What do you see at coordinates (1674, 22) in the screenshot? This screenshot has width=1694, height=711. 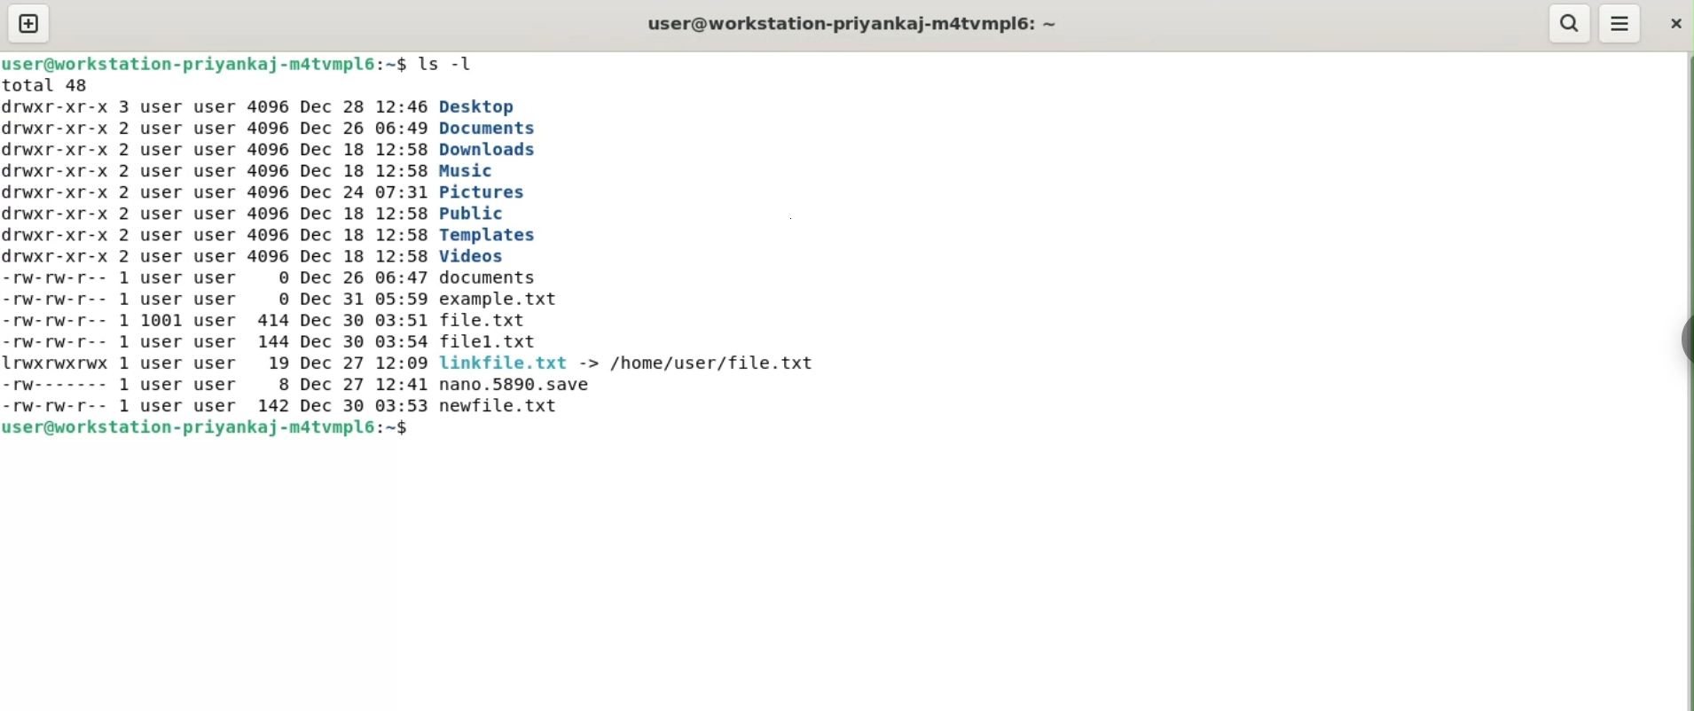 I see `close` at bounding box center [1674, 22].